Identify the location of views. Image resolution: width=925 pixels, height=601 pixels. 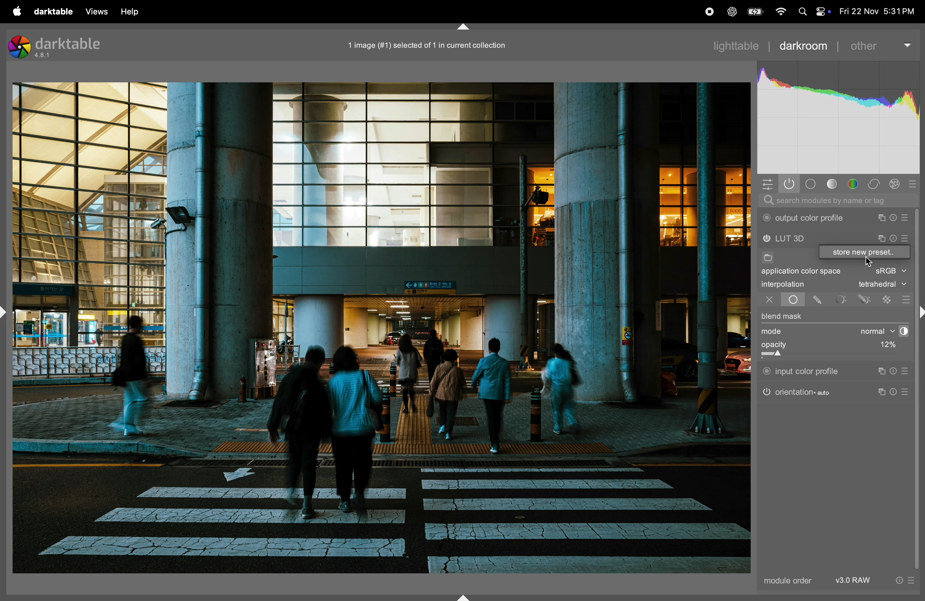
(94, 12).